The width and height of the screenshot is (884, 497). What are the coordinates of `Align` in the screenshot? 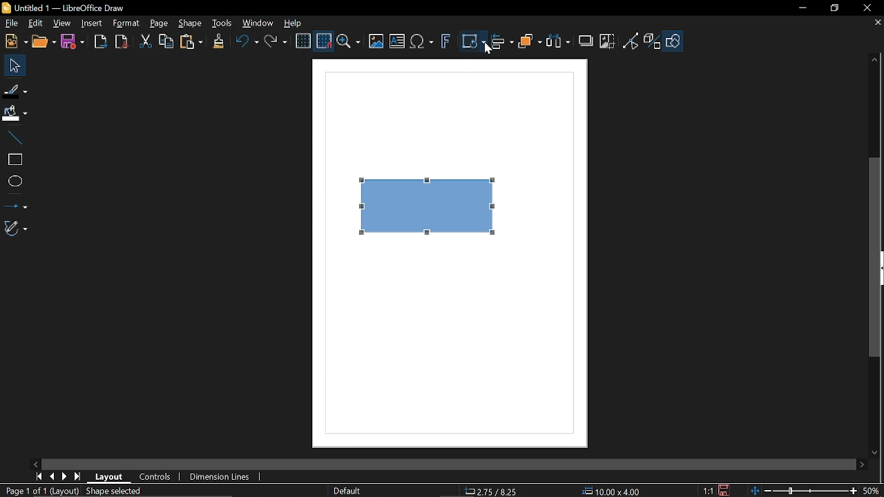 It's located at (503, 43).